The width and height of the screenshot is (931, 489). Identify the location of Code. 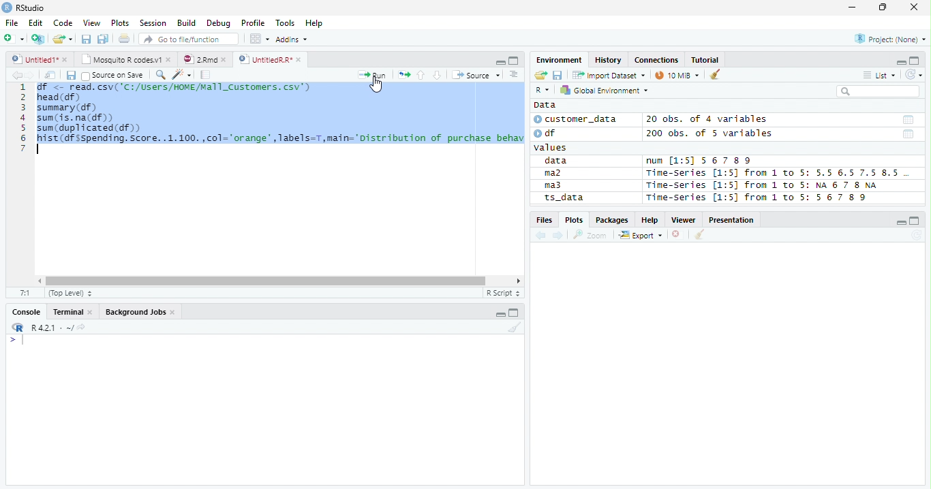
(64, 23).